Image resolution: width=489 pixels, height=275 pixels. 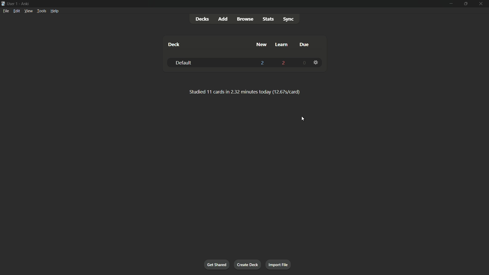 What do you see at coordinates (202, 19) in the screenshot?
I see `decks` at bounding box center [202, 19].